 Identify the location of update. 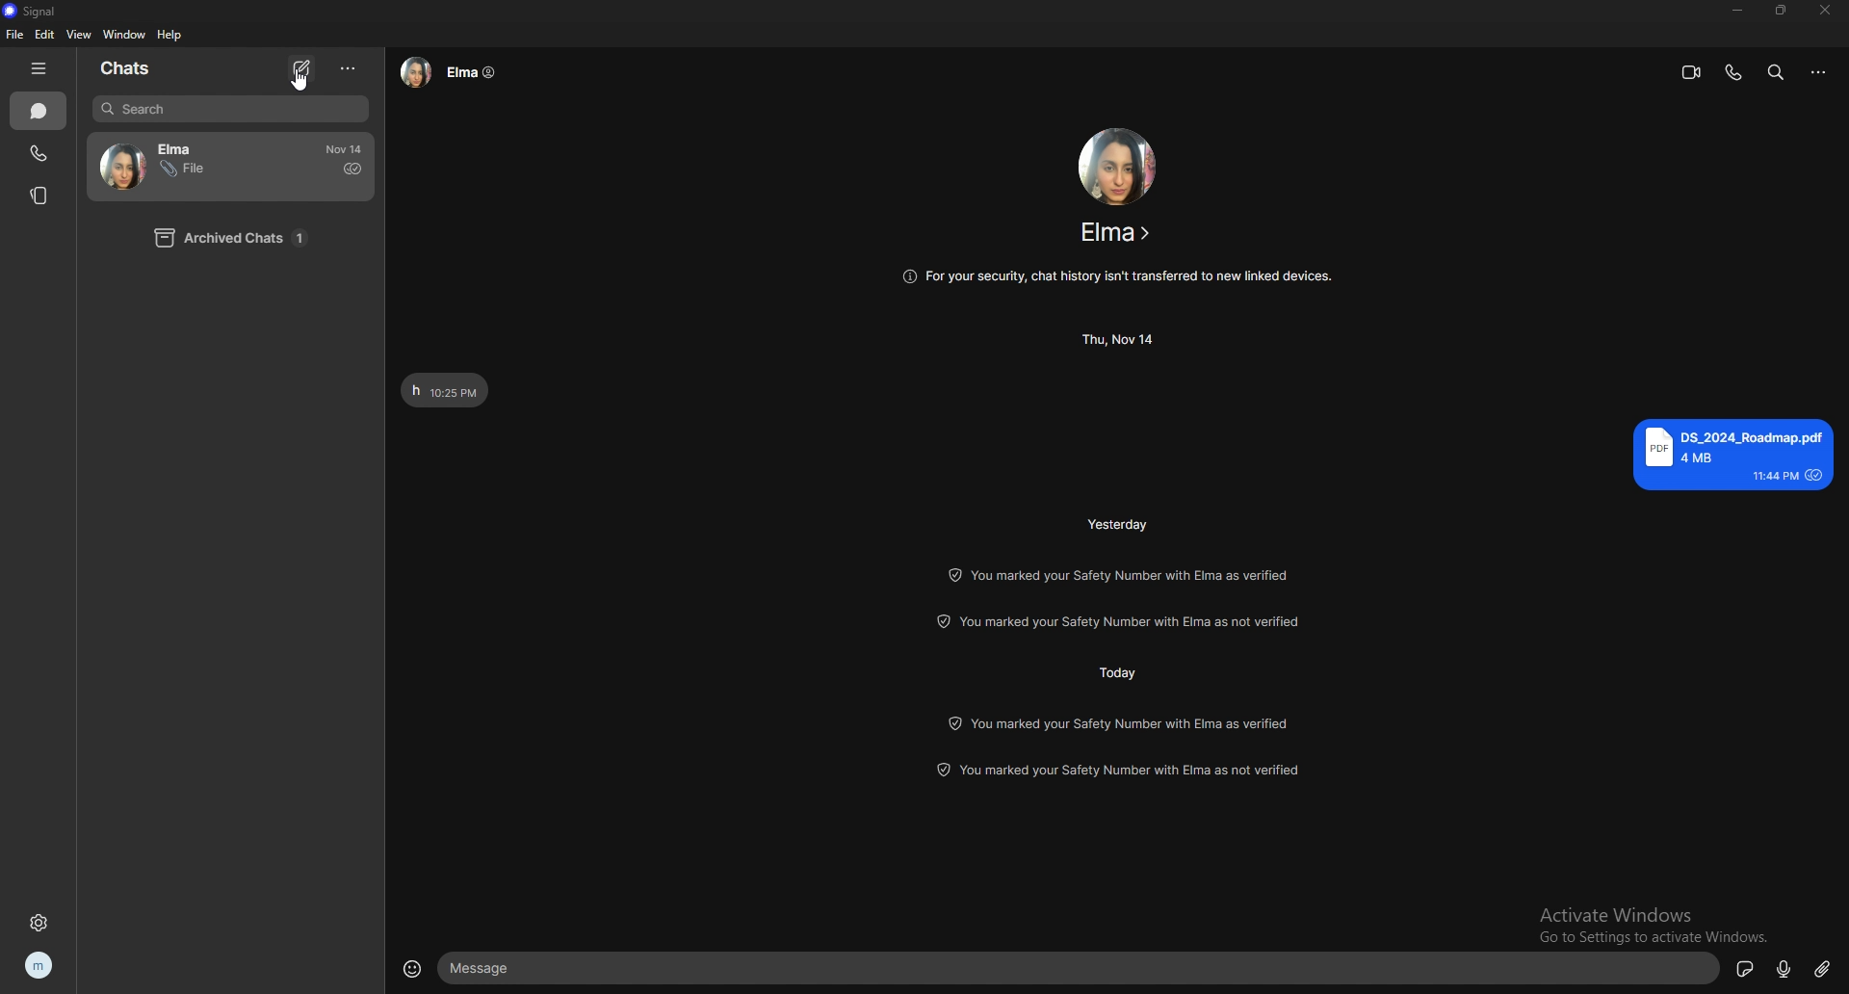
(1123, 772).